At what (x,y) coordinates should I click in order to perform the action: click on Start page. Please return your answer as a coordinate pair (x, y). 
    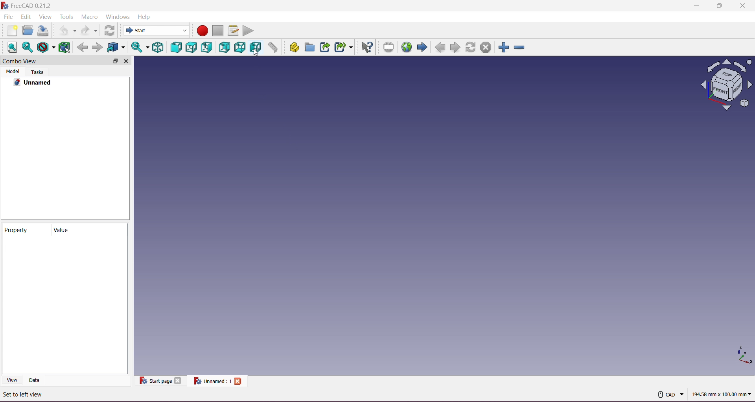
    Looking at the image, I should click on (161, 380).